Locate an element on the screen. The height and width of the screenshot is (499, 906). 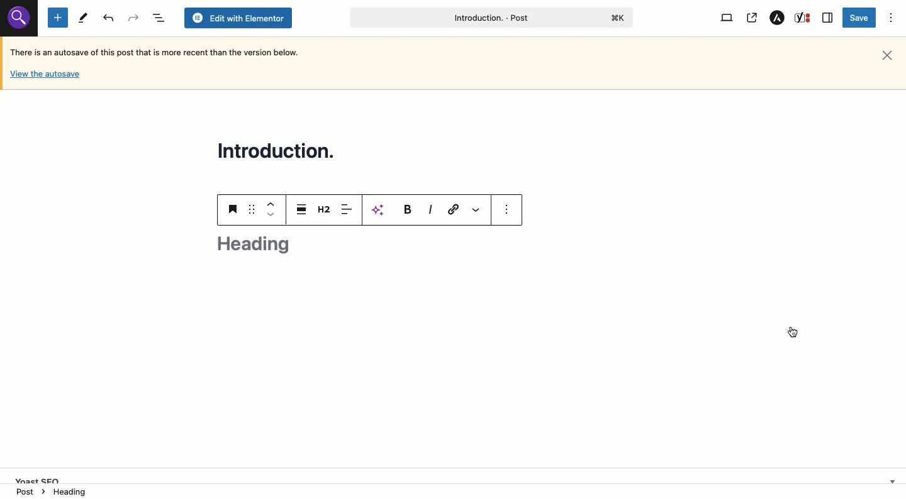
Move up down is located at coordinates (269, 209).